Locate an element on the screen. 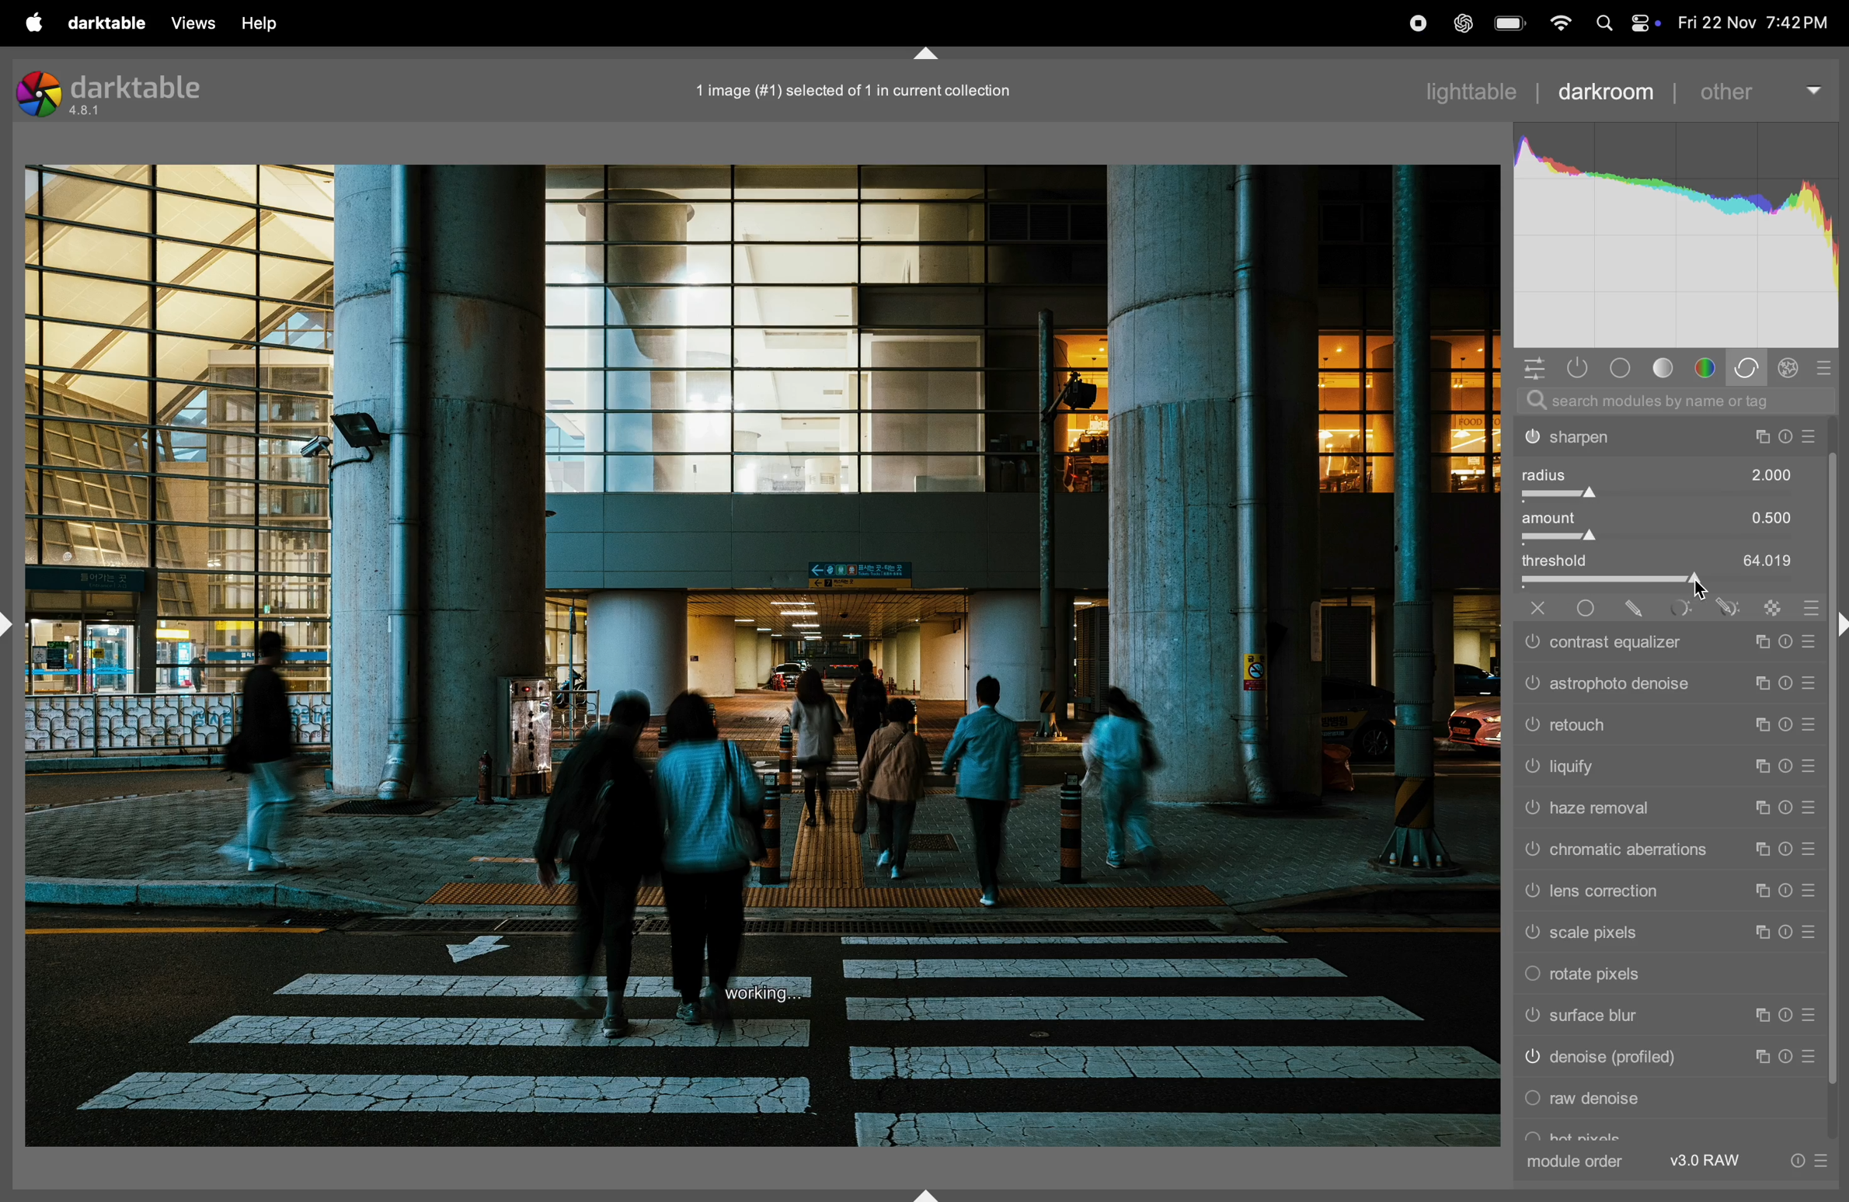  liquify is located at coordinates (1670, 768).